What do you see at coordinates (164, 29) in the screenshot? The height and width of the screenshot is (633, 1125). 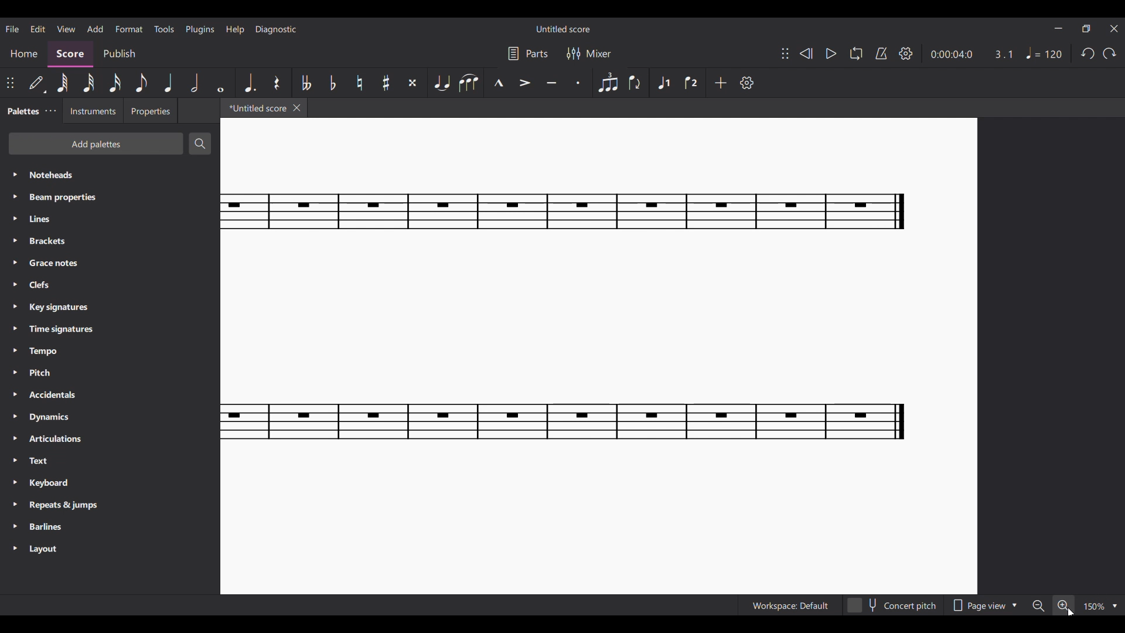 I see `Tools menu` at bounding box center [164, 29].